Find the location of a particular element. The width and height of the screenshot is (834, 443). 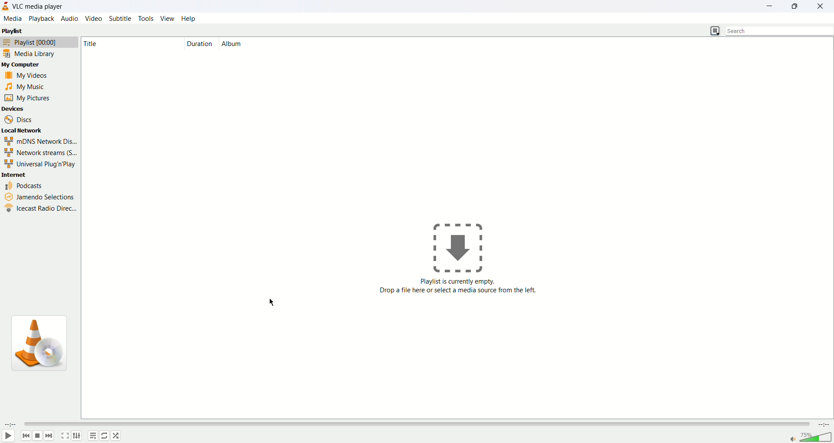

maximize is located at coordinates (800, 7).